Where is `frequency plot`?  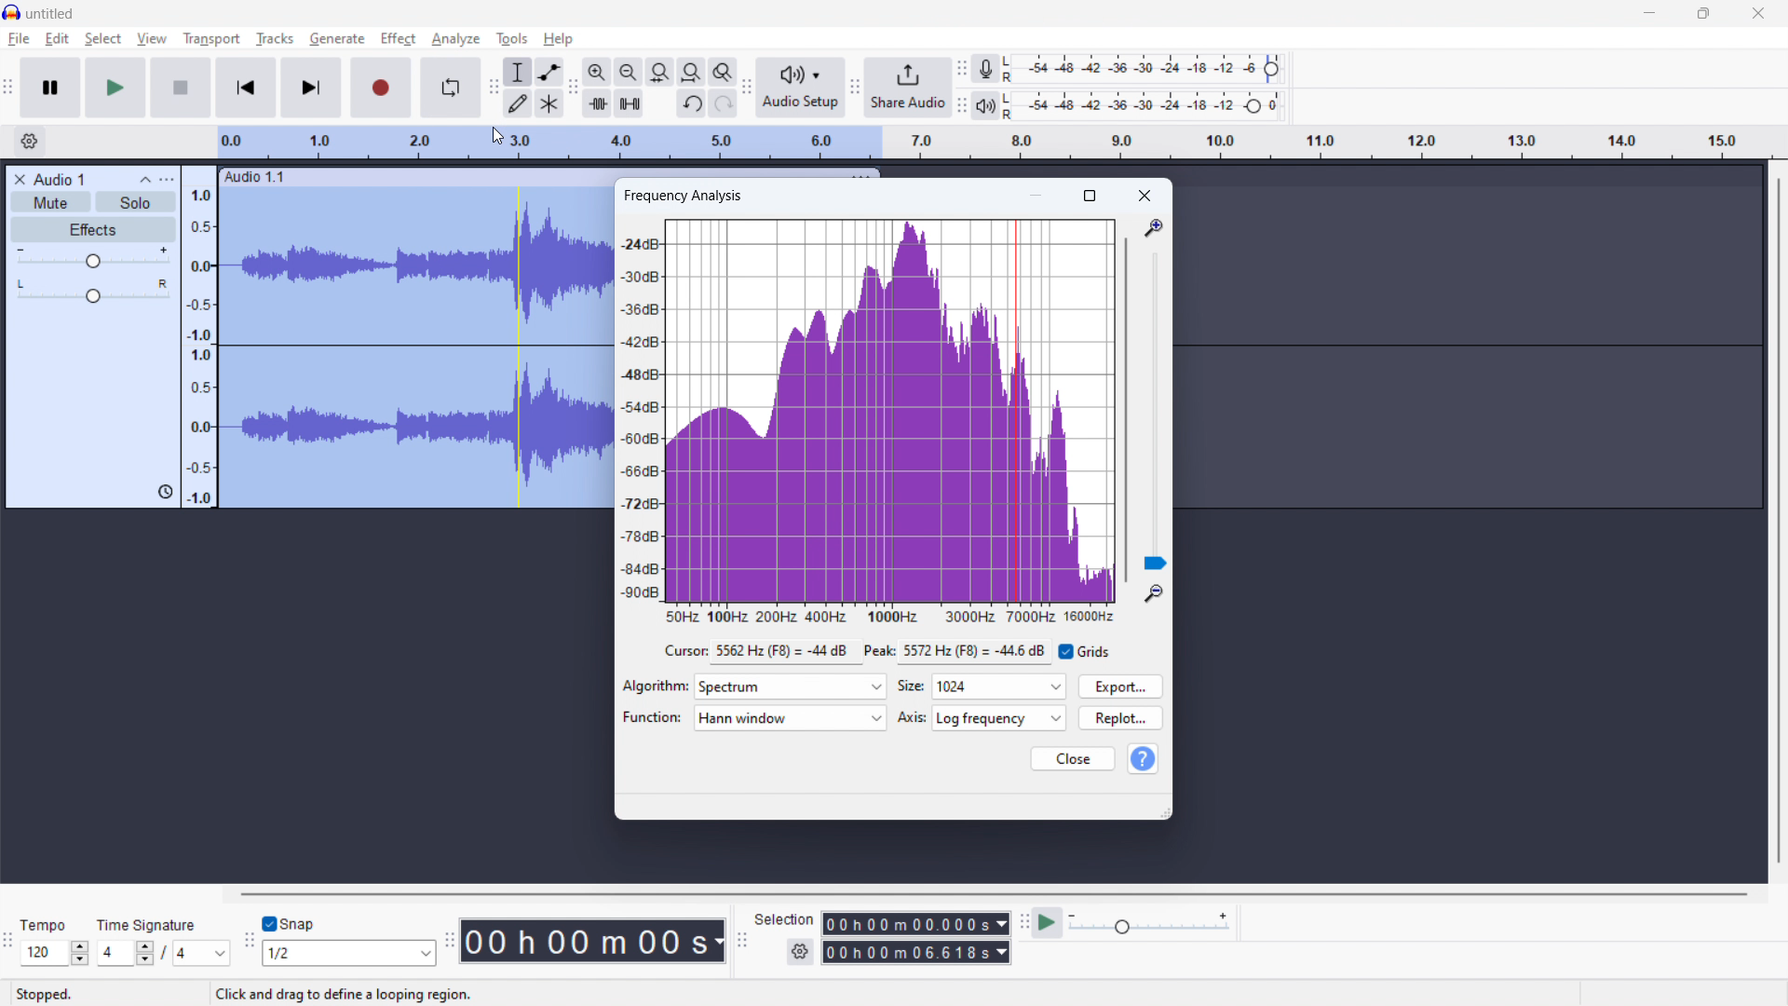
frequency plot is located at coordinates (891, 410).